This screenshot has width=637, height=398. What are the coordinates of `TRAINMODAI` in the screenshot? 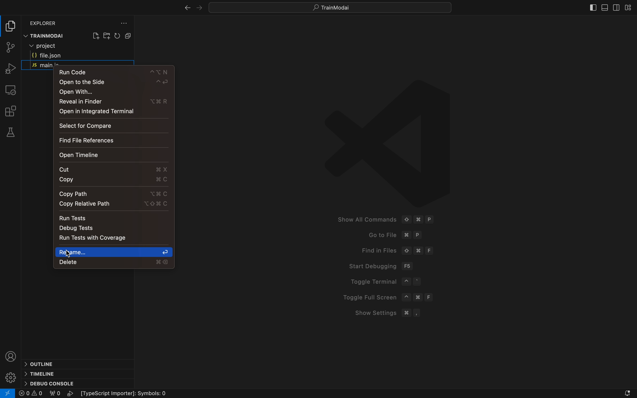 It's located at (50, 37).